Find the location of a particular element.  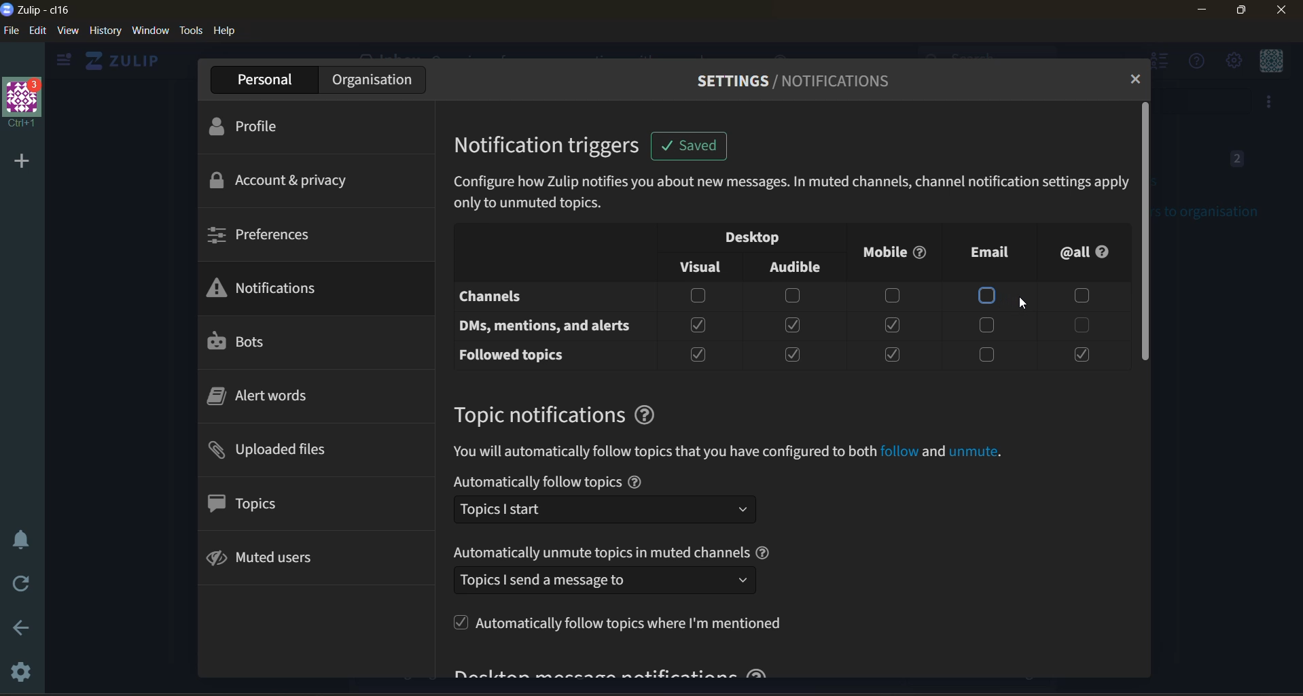

visual is located at coordinates (699, 267).